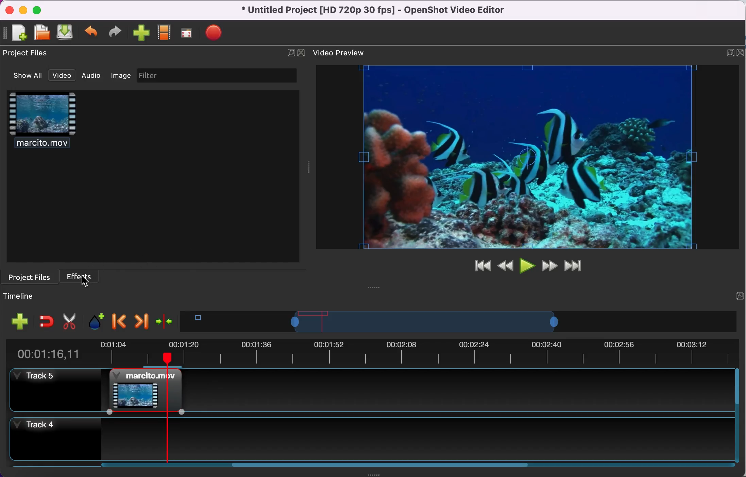 This screenshot has width=746, height=477. What do you see at coordinates (505, 265) in the screenshot?
I see `review` at bounding box center [505, 265].